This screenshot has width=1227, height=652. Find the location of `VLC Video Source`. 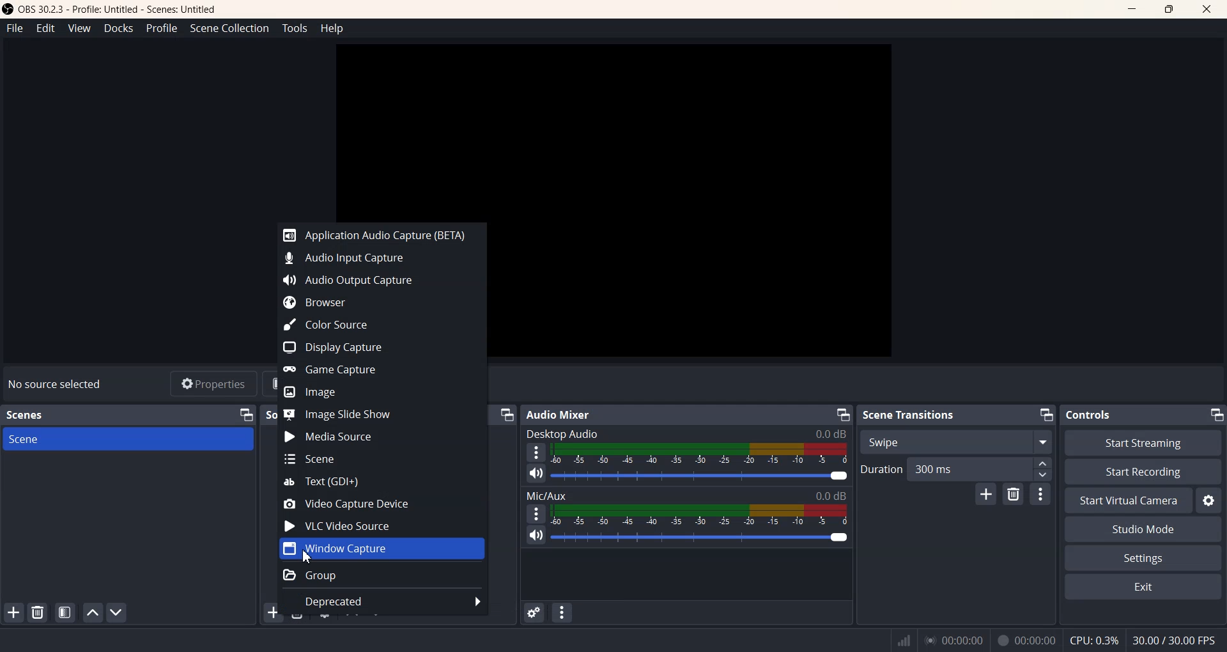

VLC Video Source is located at coordinates (382, 525).